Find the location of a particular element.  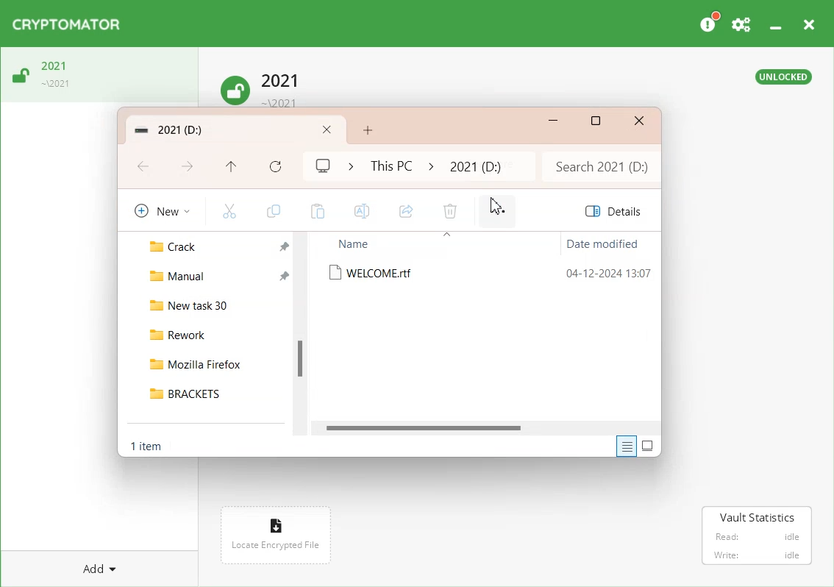

Folder is located at coordinates (211, 132).